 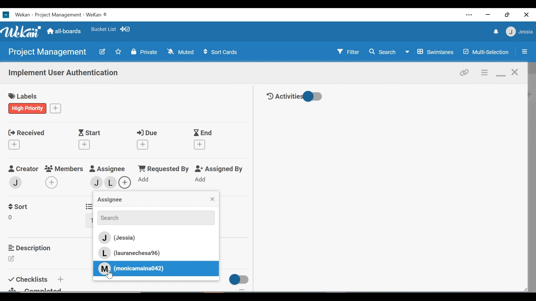 What do you see at coordinates (204, 133) in the screenshot?
I see `End Date` at bounding box center [204, 133].